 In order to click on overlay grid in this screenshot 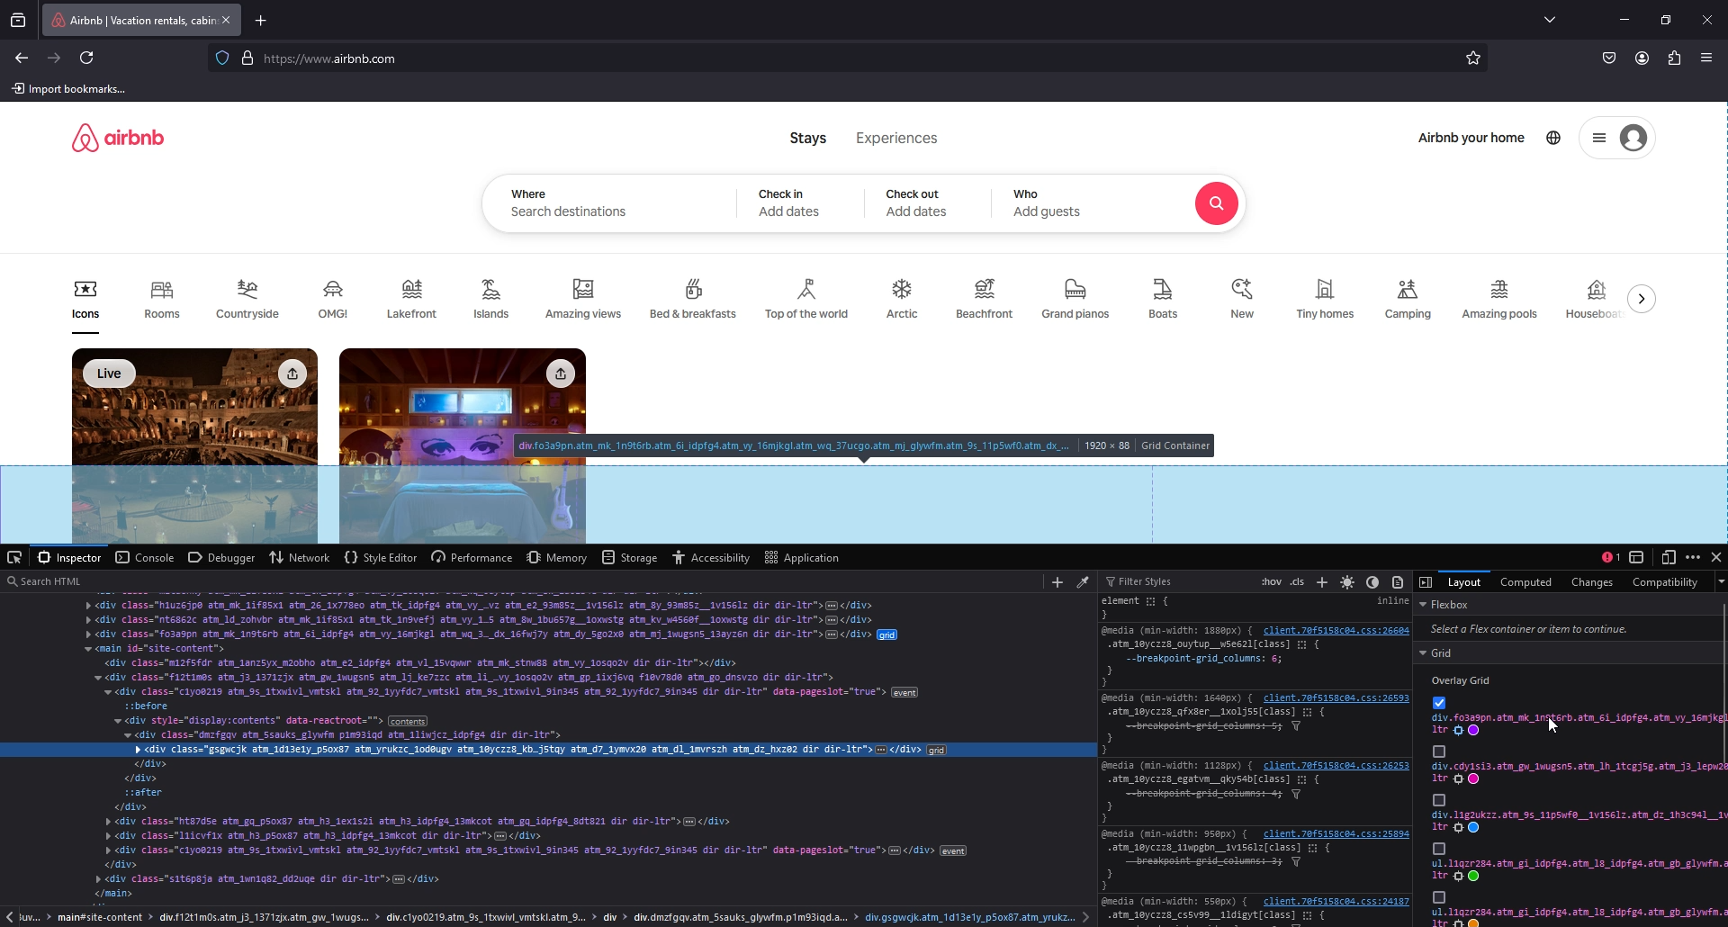, I will do `click(1467, 680)`.